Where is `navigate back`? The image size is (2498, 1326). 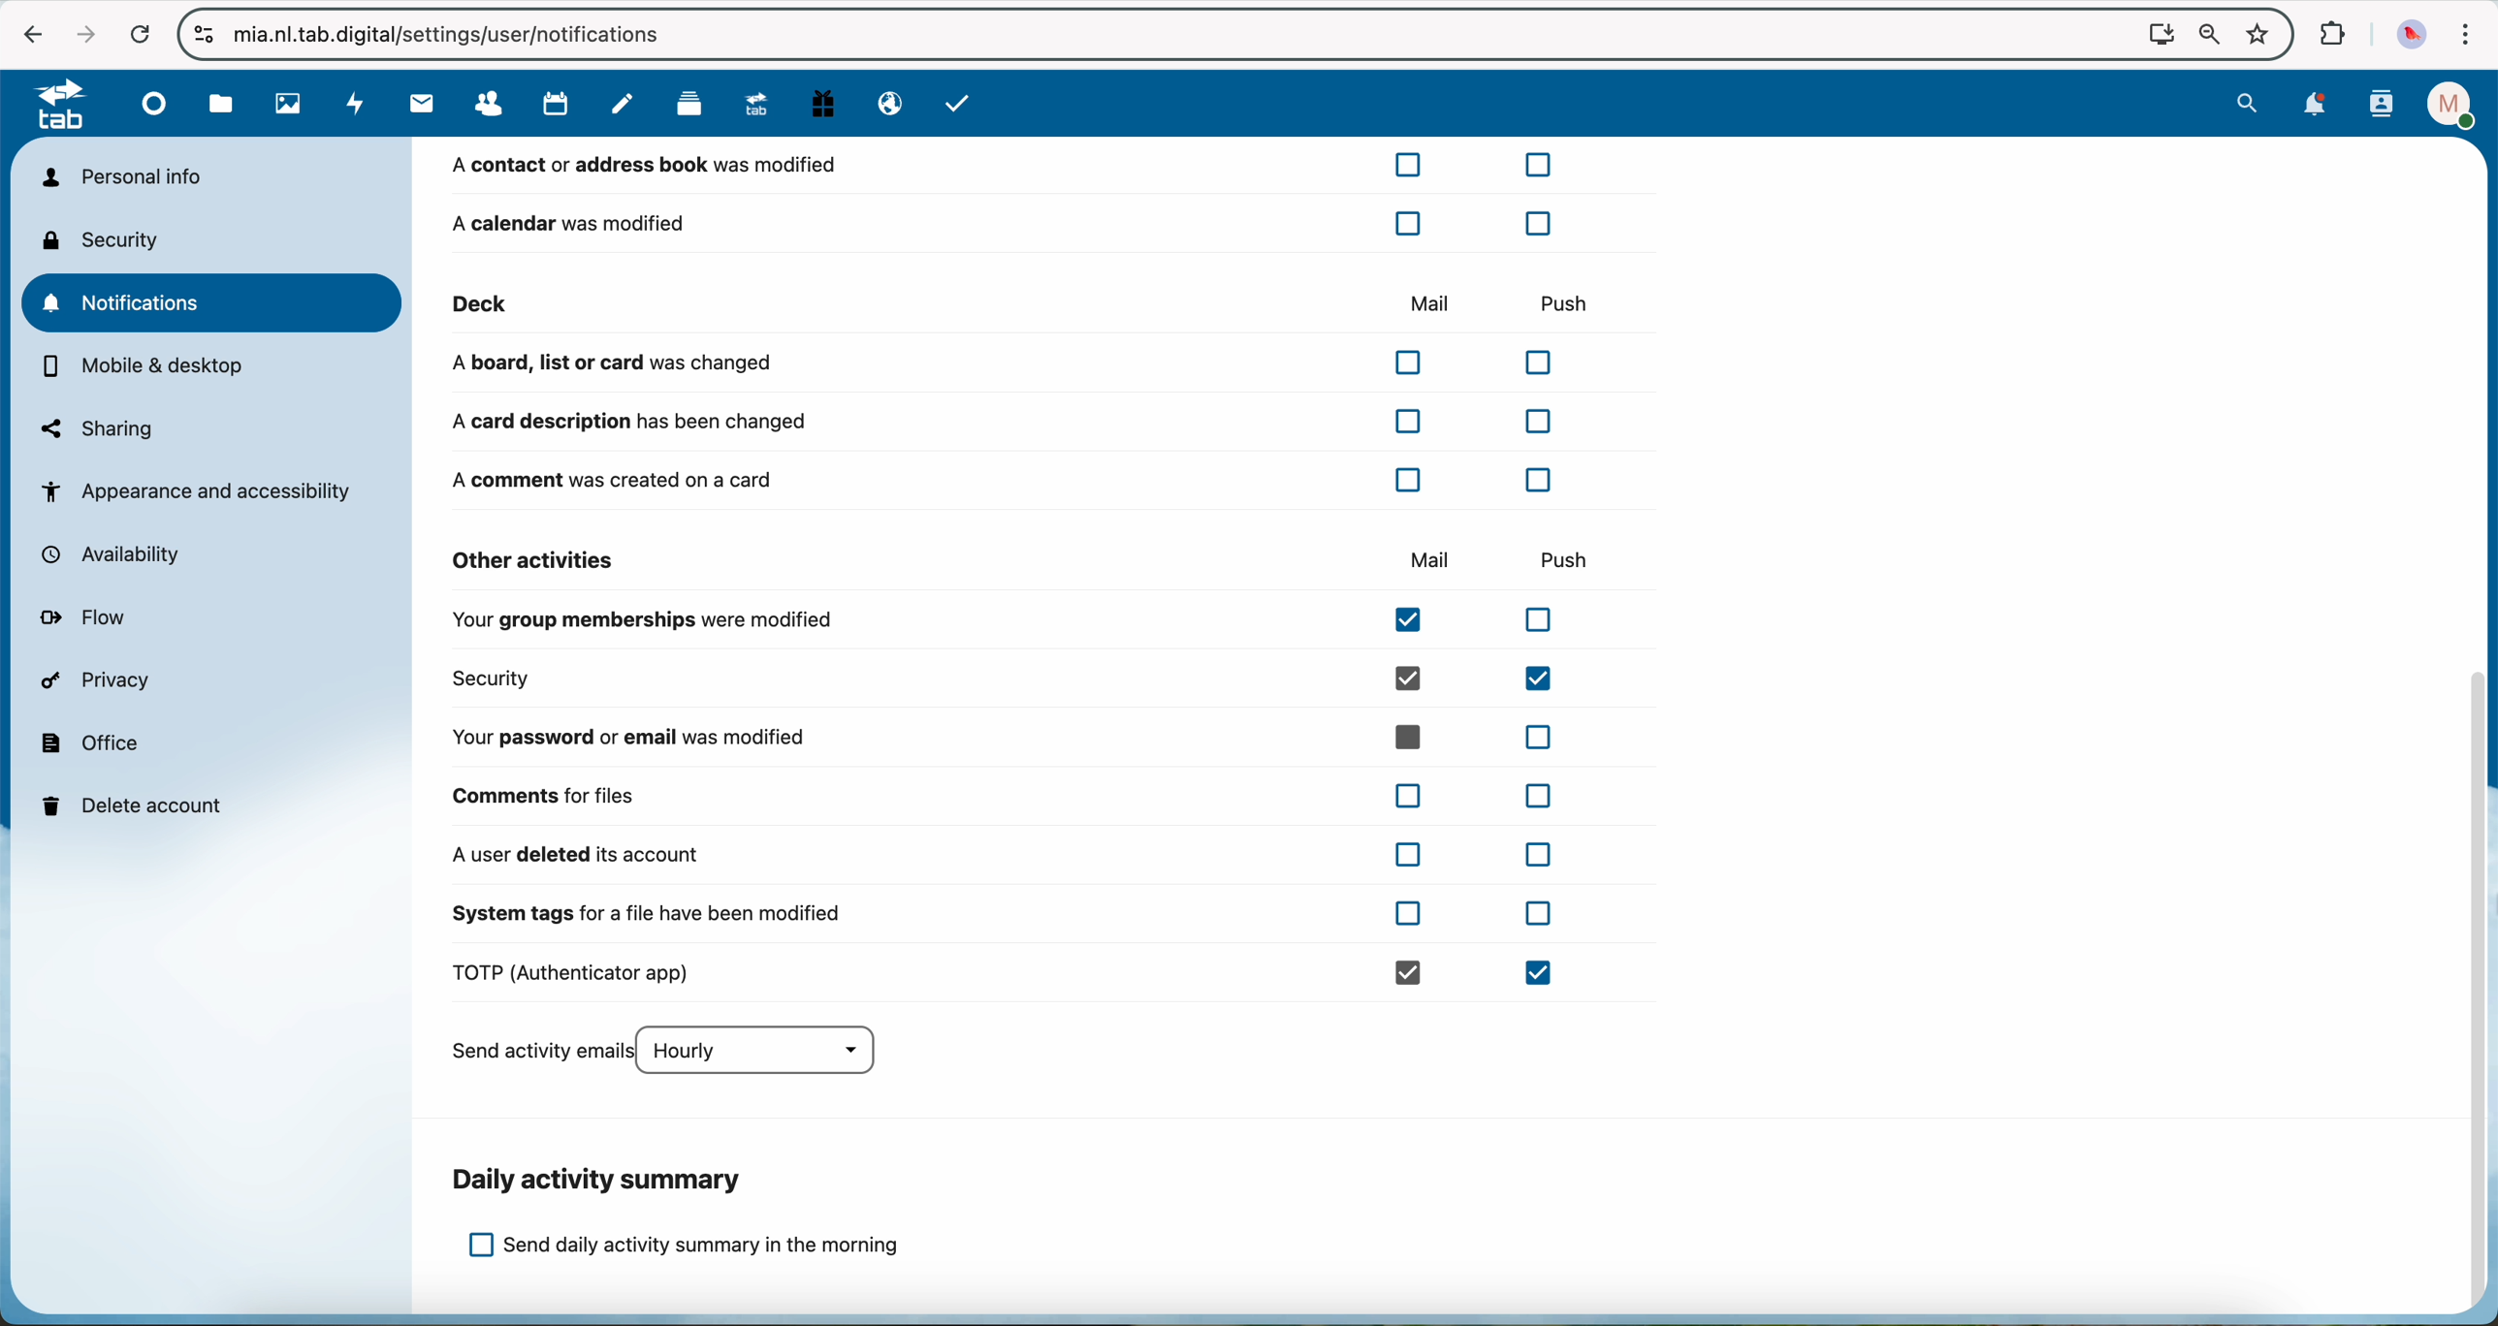
navigate back is located at coordinates (28, 33).